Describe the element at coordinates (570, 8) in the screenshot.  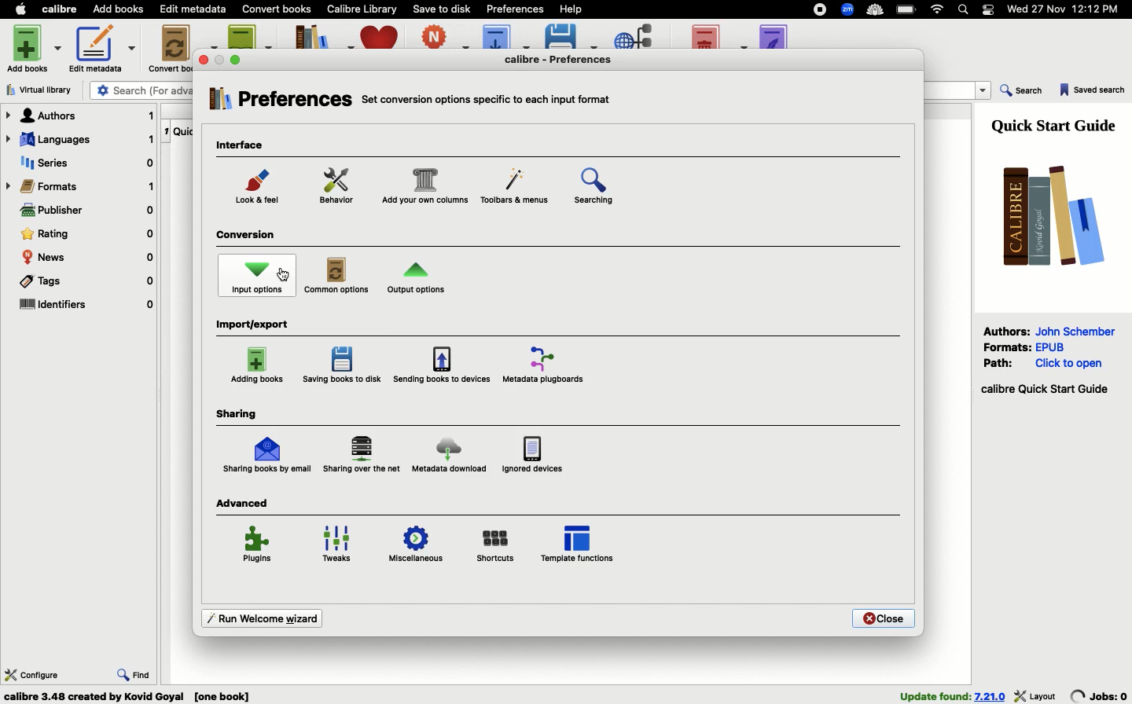
I see `Help` at that location.